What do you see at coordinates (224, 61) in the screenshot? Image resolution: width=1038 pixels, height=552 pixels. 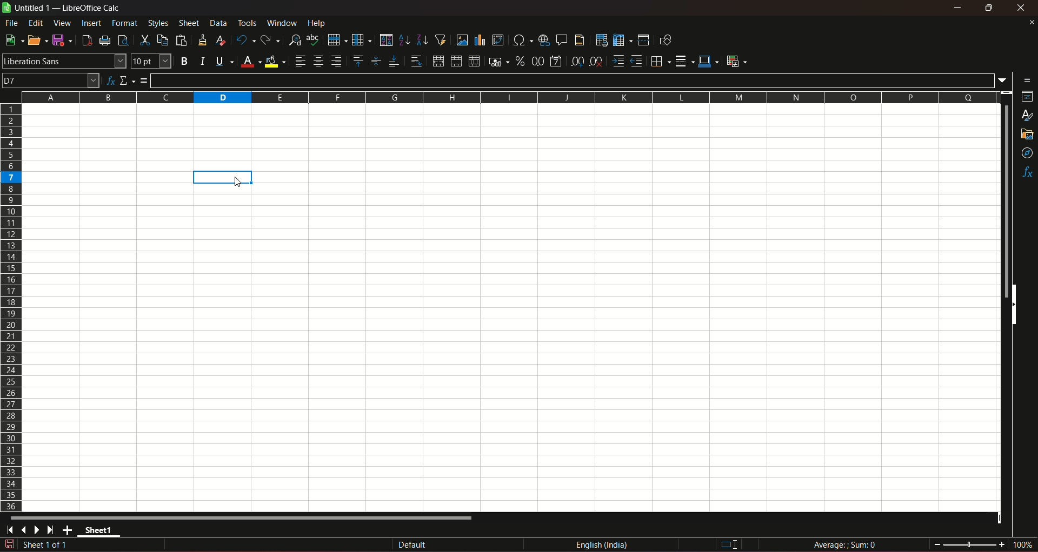 I see `underline` at bounding box center [224, 61].